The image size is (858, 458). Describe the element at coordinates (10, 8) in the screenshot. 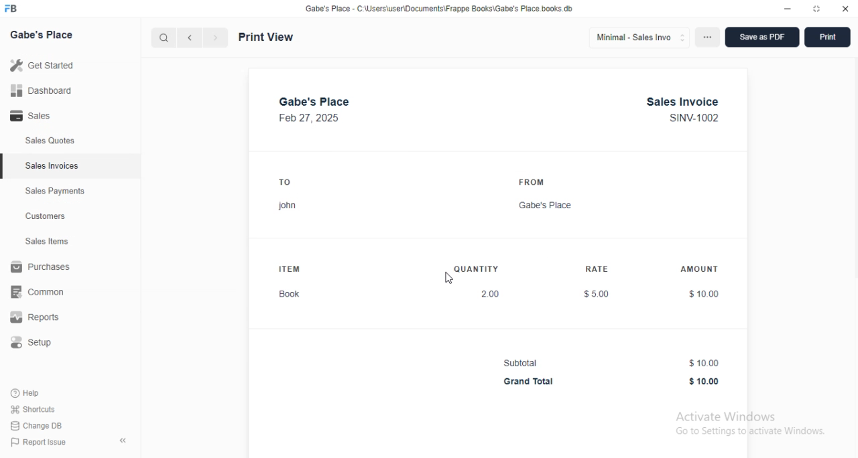

I see `FB-logo` at that location.